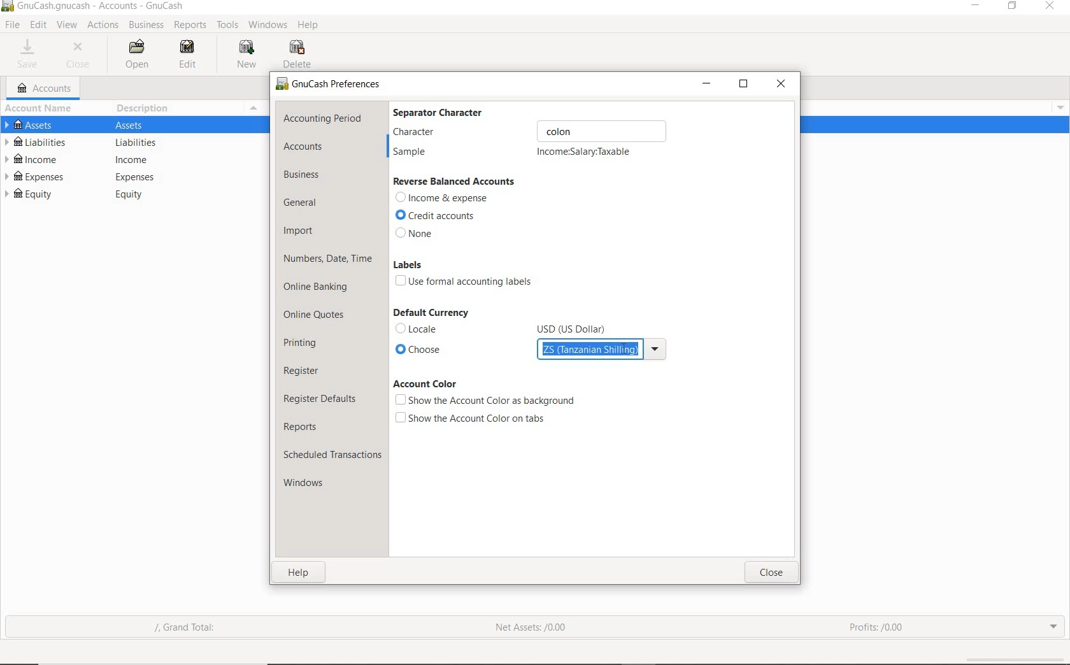 The width and height of the screenshot is (1070, 665). Describe the element at coordinates (101, 7) in the screenshot. I see `system name` at that location.